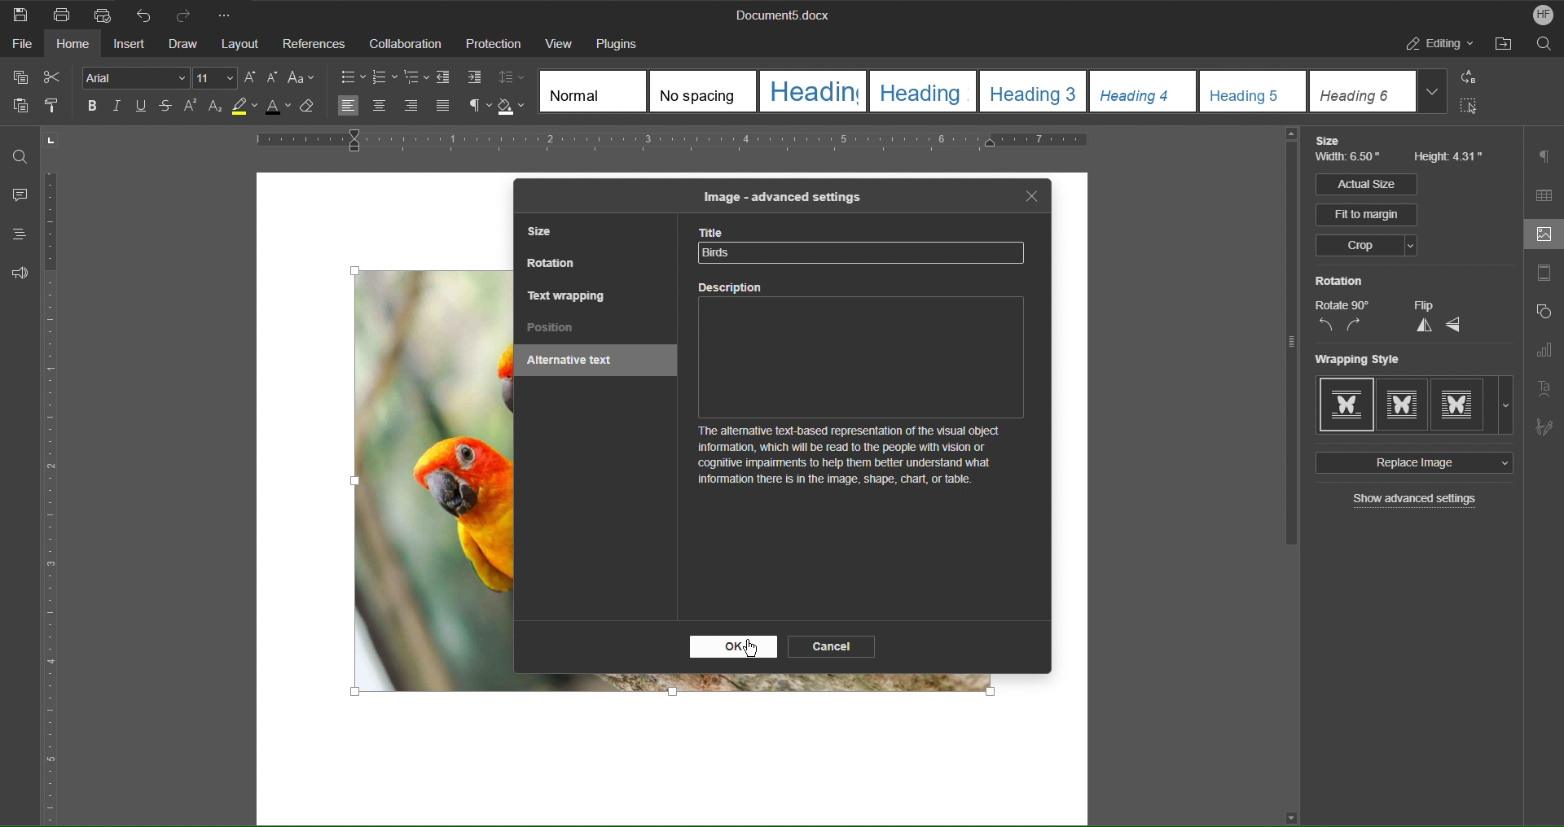  I want to click on OK, so click(734, 647).